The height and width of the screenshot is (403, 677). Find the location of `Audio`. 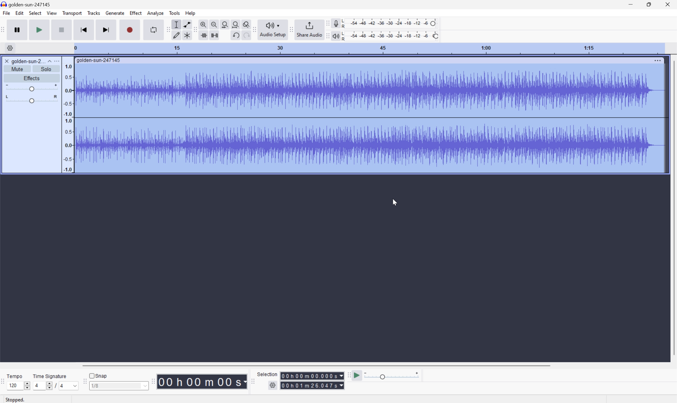

Audio is located at coordinates (369, 118).